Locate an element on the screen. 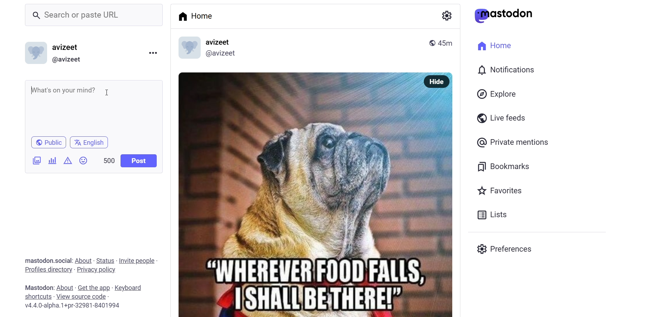 This screenshot has height=317, width=648. (@avizeet is located at coordinates (73, 59).